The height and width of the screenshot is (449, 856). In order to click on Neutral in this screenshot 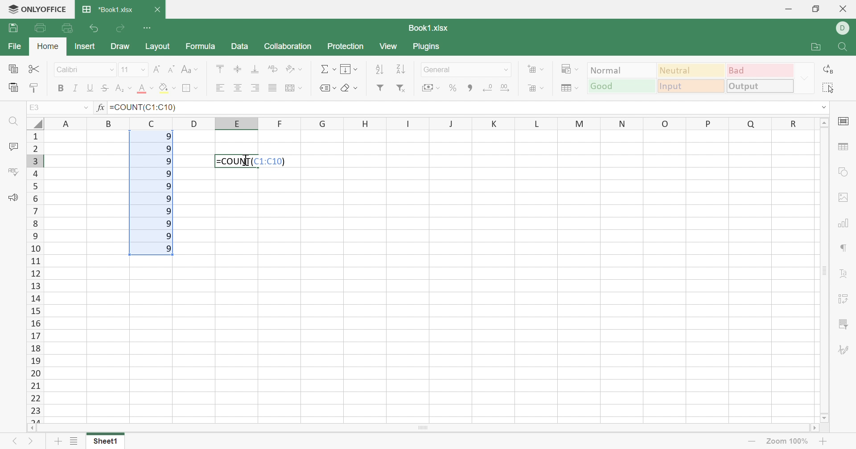, I will do `click(691, 71)`.